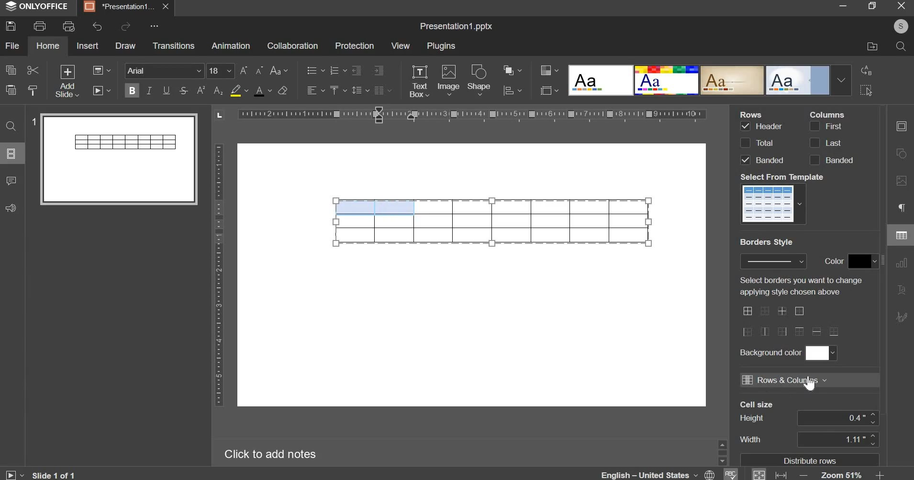 The image size is (914, 480). Describe the element at coordinates (901, 224) in the screenshot. I see `right side menu` at that location.